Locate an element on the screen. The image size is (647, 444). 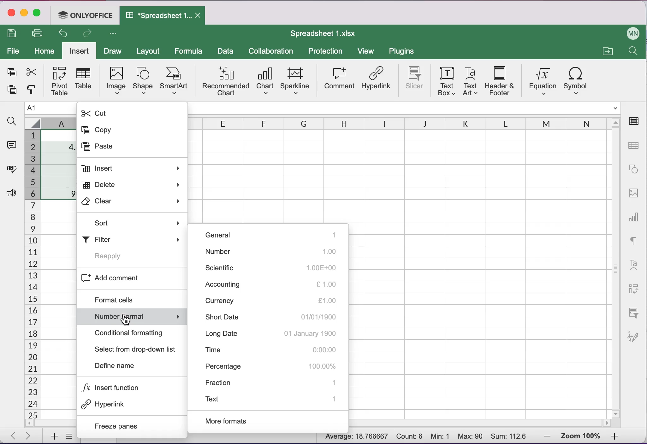
Name manager A1 is located at coordinates (50, 109).